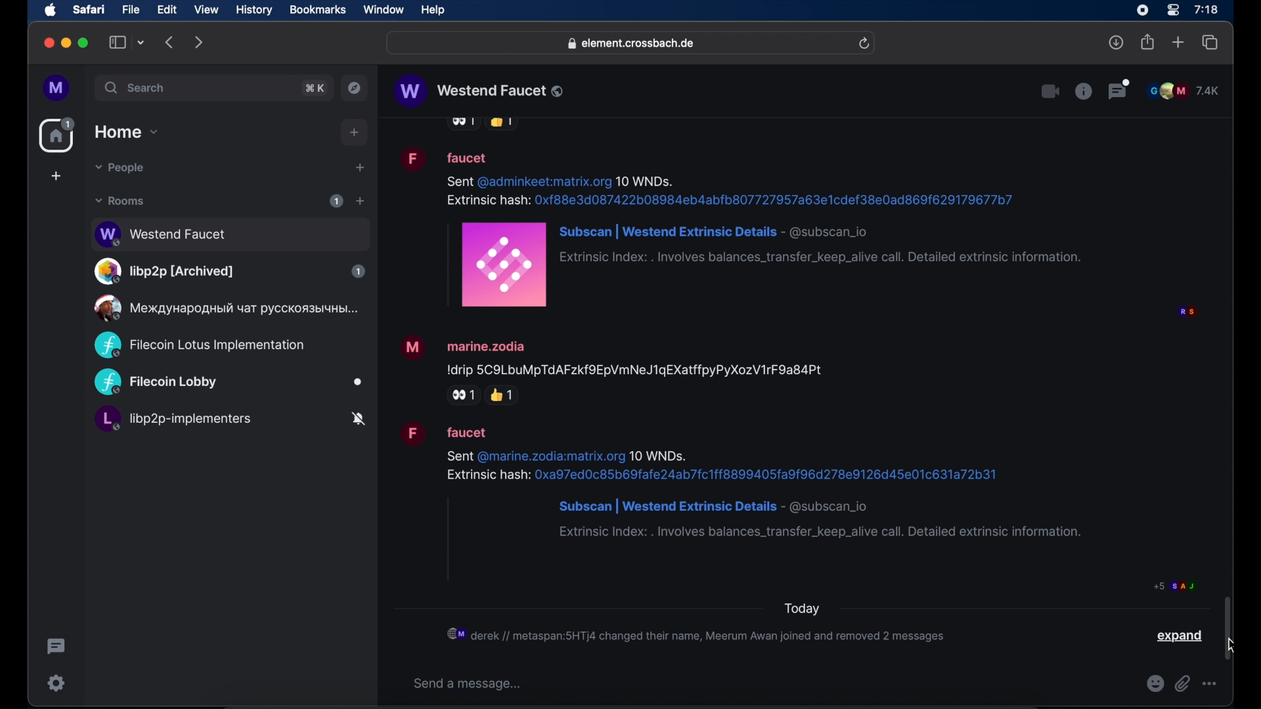 The image size is (1261, 709). What do you see at coordinates (229, 421) in the screenshot?
I see `public room` at bounding box center [229, 421].